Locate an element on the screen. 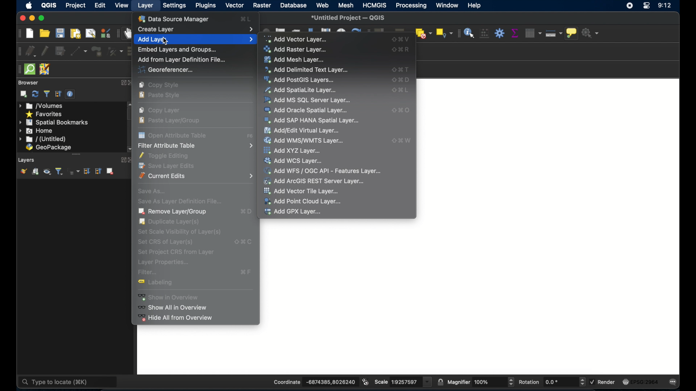 Image resolution: width=696 pixels, height=391 pixels. Georeferencer... is located at coordinates (178, 70).